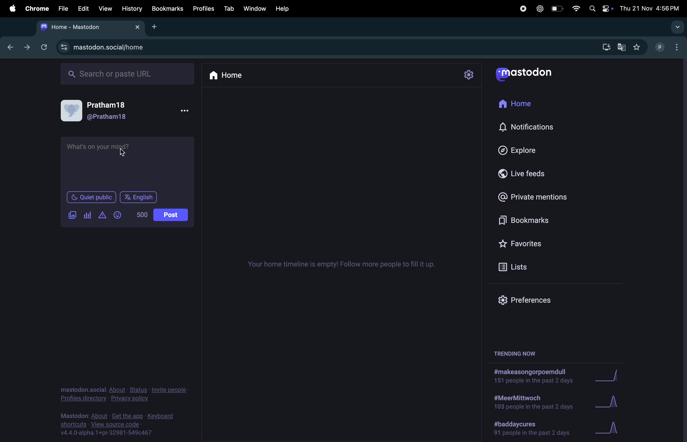 The height and width of the screenshot is (442, 687). What do you see at coordinates (141, 197) in the screenshot?
I see `language` at bounding box center [141, 197].